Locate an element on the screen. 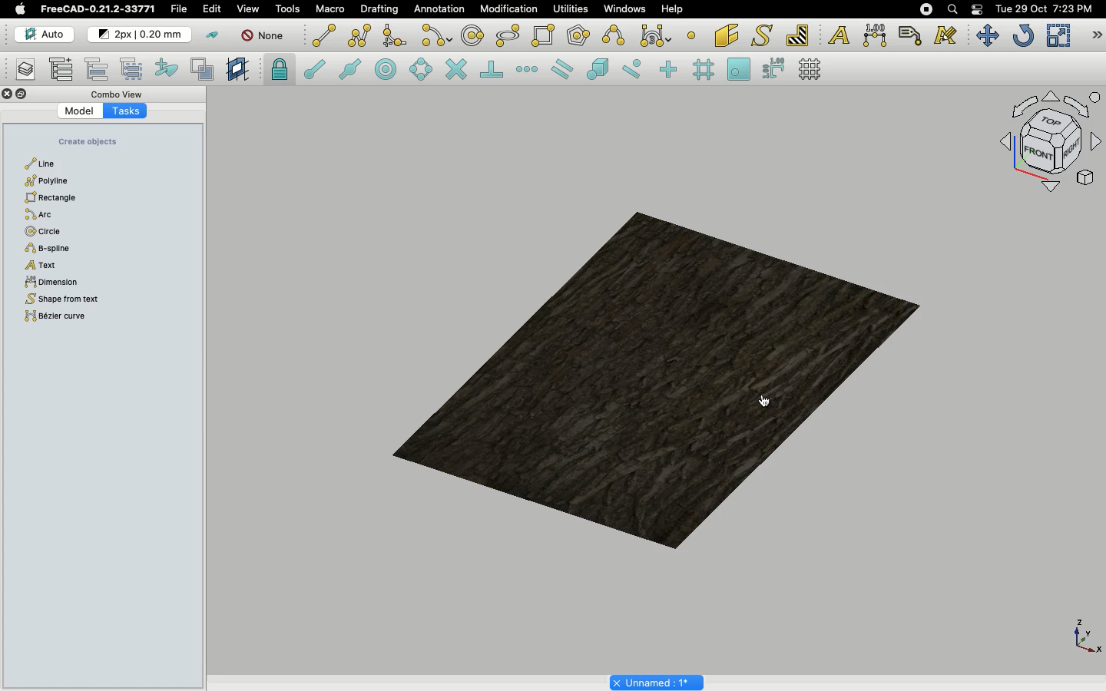  Dimension is located at coordinates (53, 281).